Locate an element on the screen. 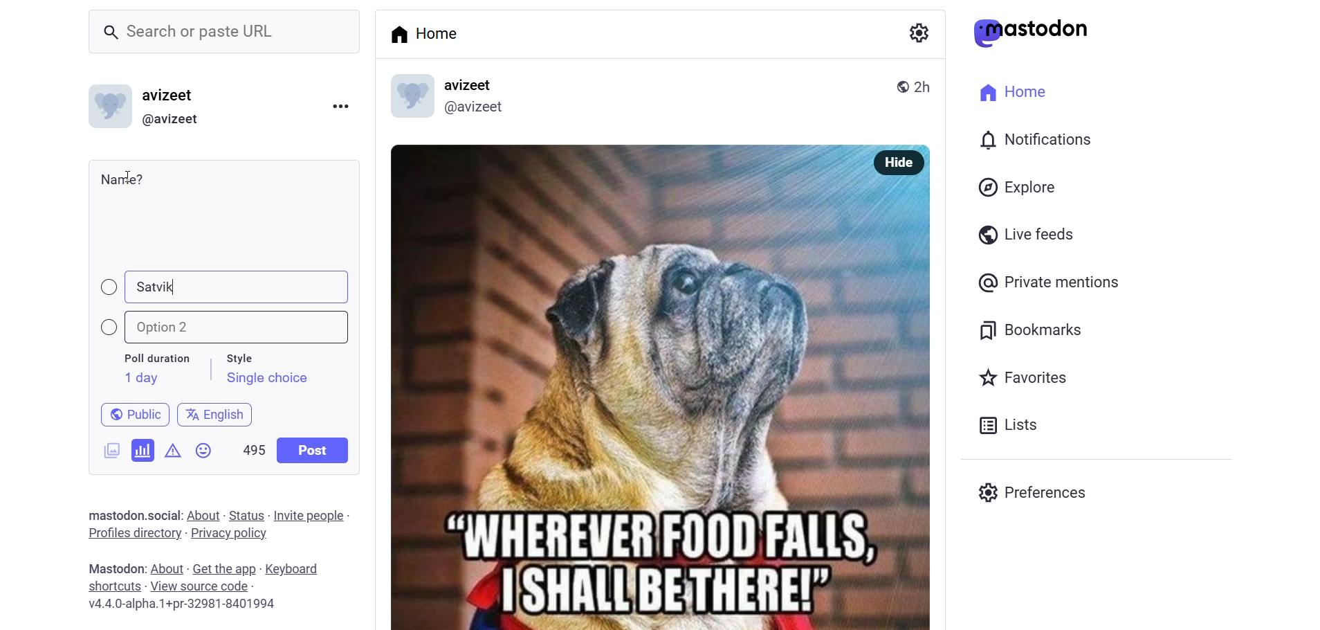  shortcuts is located at coordinates (113, 586).